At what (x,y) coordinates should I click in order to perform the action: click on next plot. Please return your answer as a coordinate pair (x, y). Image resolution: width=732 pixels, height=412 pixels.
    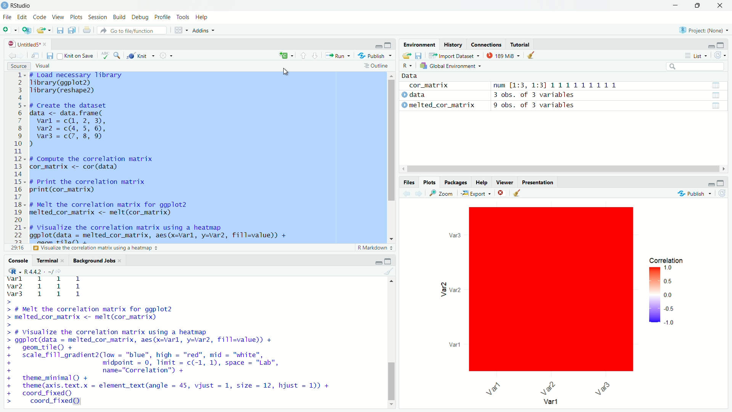
    Looking at the image, I should click on (419, 193).